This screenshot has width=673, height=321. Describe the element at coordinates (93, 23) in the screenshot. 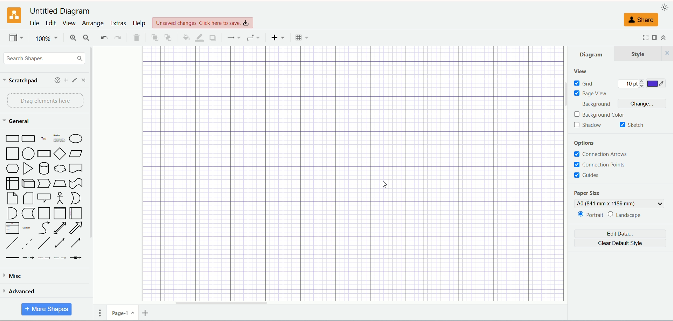

I see `arrange` at that location.